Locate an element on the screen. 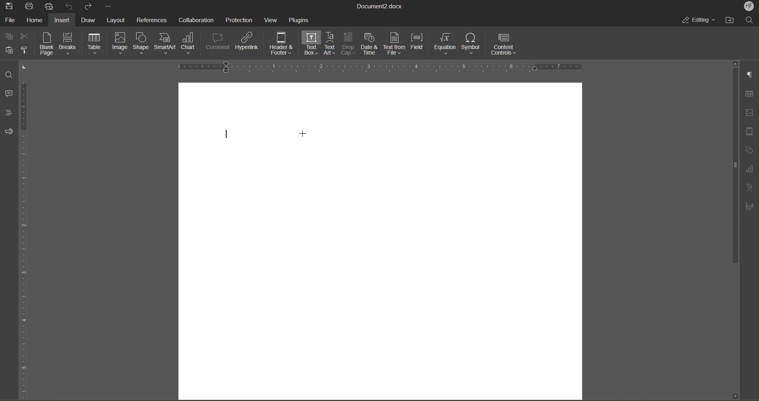 The height and width of the screenshot is (401, 759). Cut is located at coordinates (25, 34).